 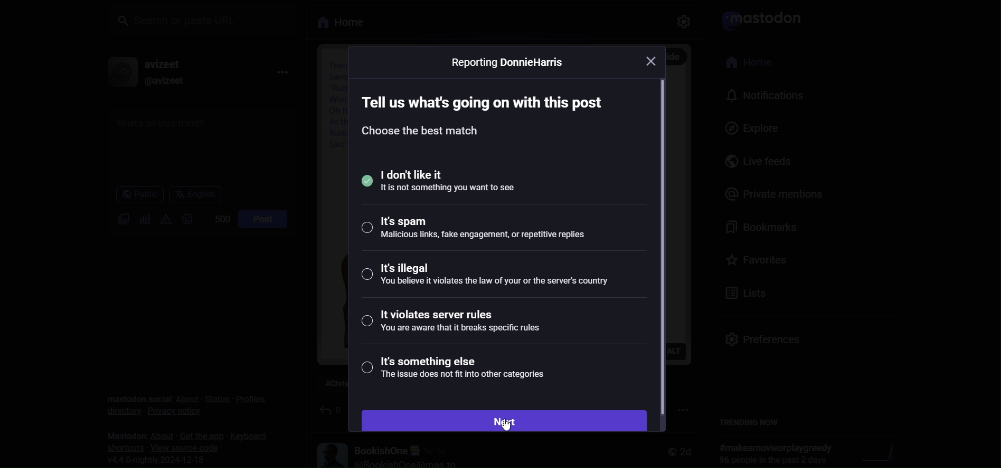 I want to click on bookmark, so click(x=758, y=227).